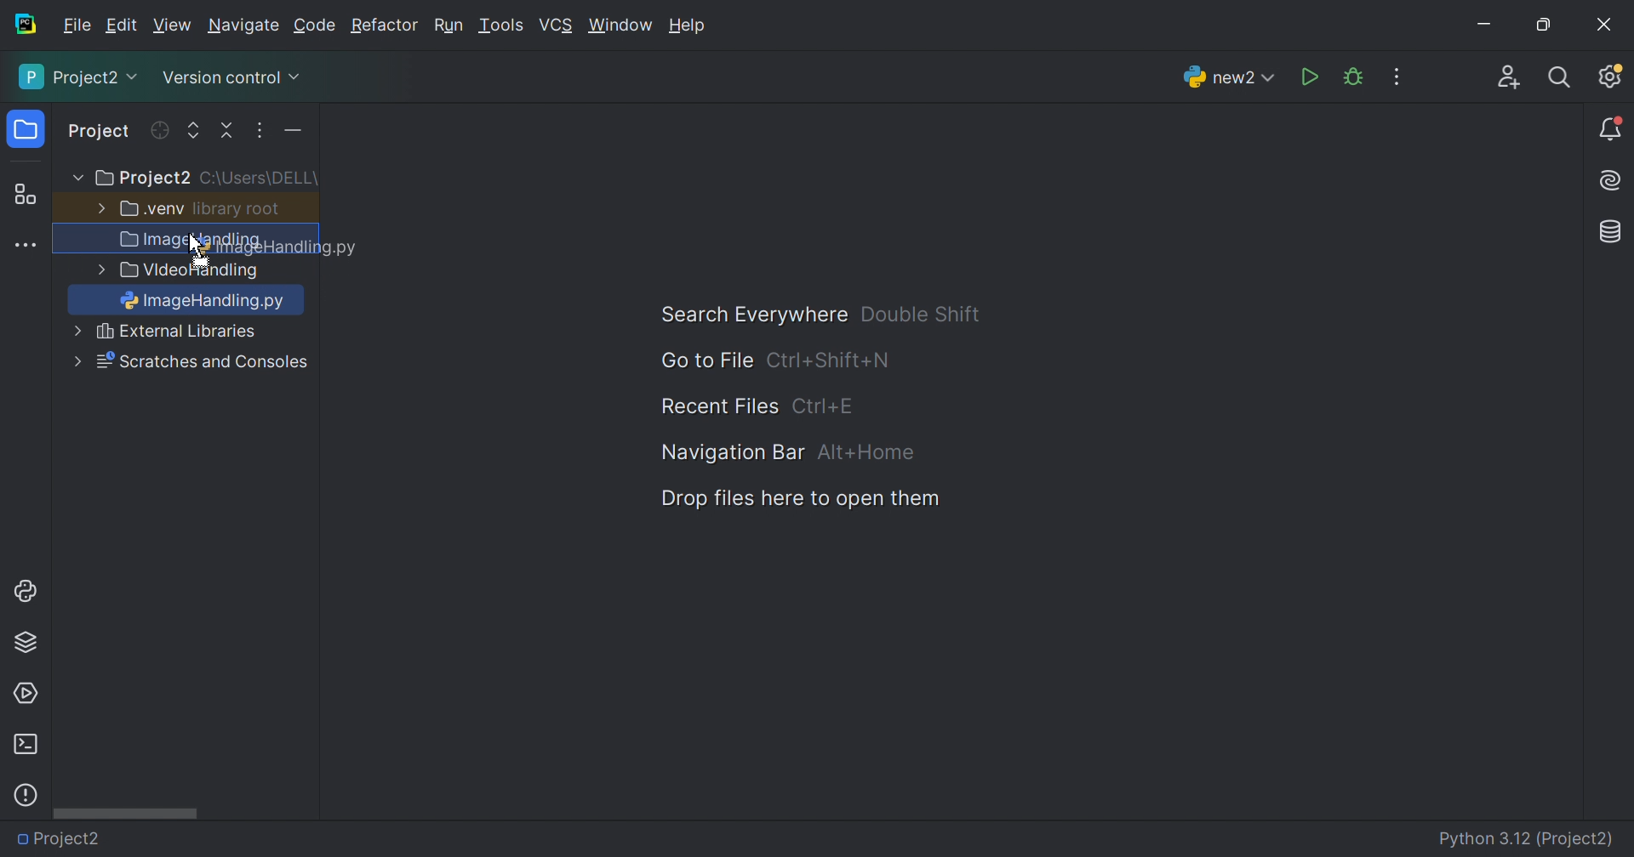 The width and height of the screenshot is (1634, 857). What do you see at coordinates (25, 745) in the screenshot?
I see `Terminal` at bounding box center [25, 745].